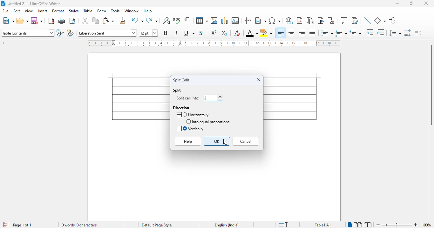  I want to click on subscript, so click(224, 33).